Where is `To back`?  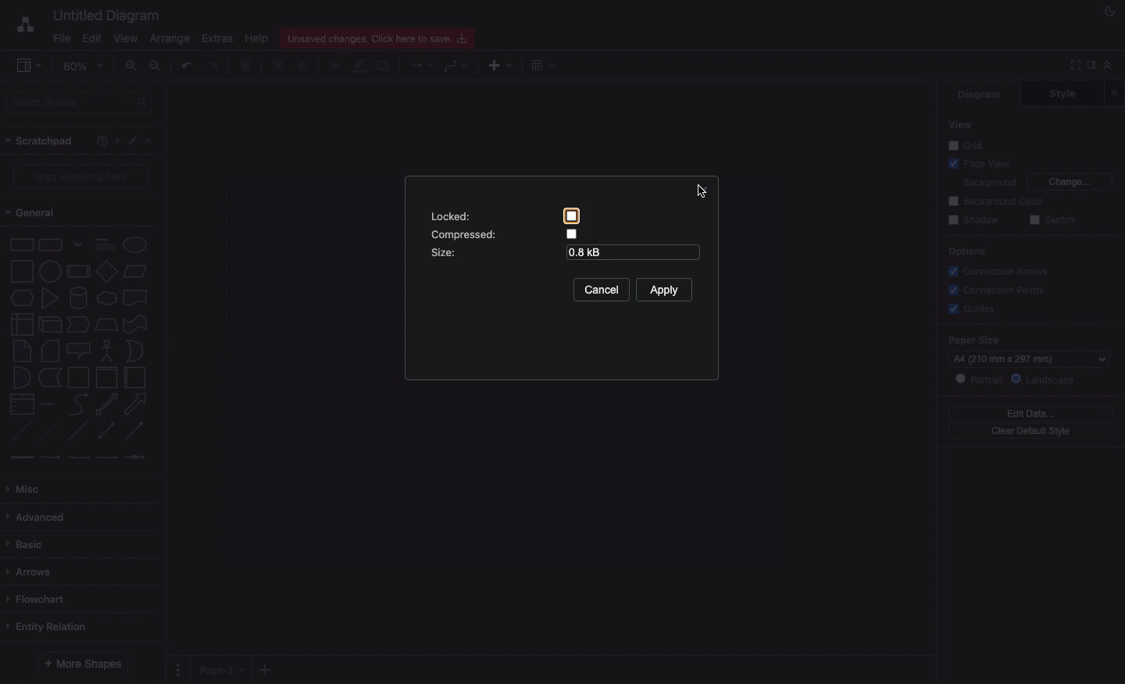 To back is located at coordinates (304, 65).